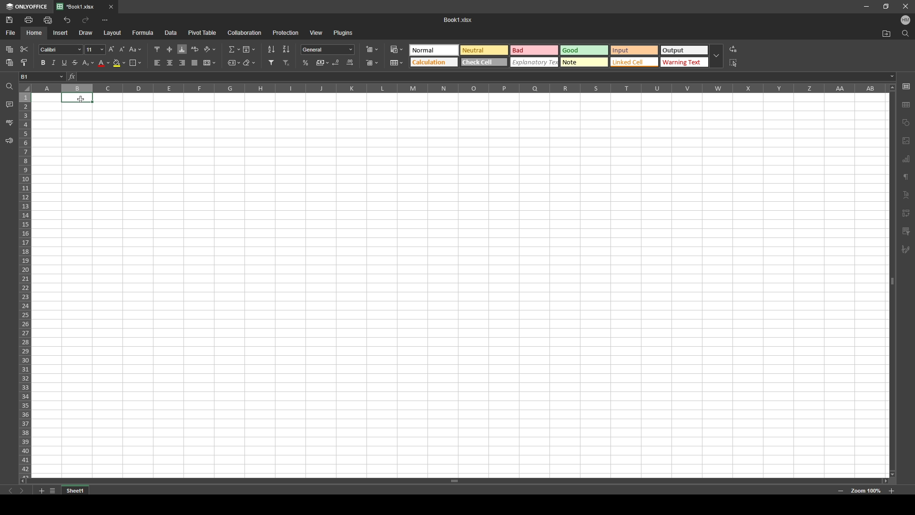 This screenshot has width=915, height=515. I want to click on resize, so click(885, 7).